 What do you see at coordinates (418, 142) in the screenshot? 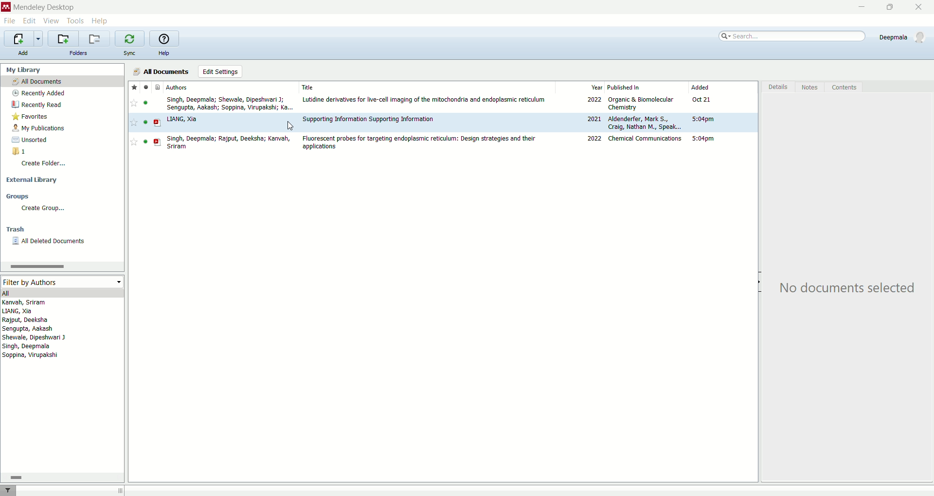
I see `Fluorescent probes for targeting endoplasmic reticulum: Design strategies and their applications` at bounding box center [418, 142].